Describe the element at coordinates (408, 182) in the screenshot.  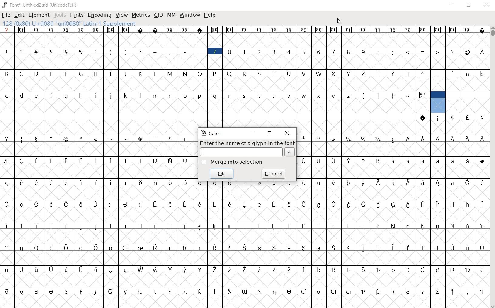
I see `Symbol` at that location.